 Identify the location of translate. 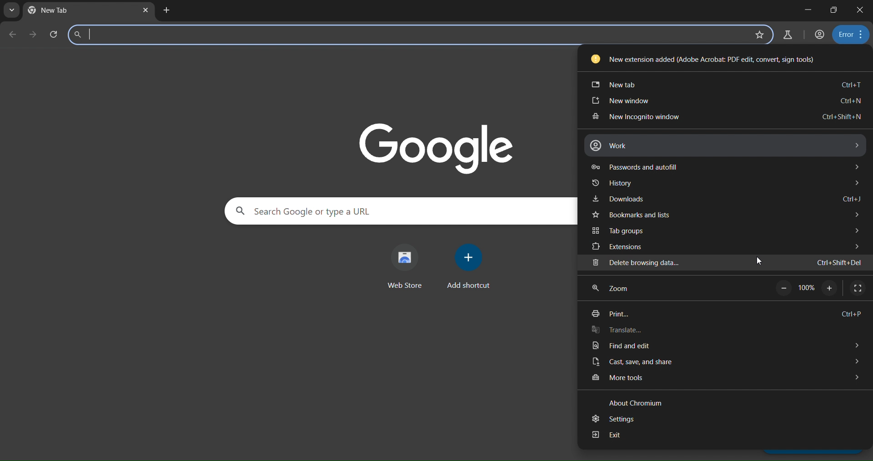
(725, 328).